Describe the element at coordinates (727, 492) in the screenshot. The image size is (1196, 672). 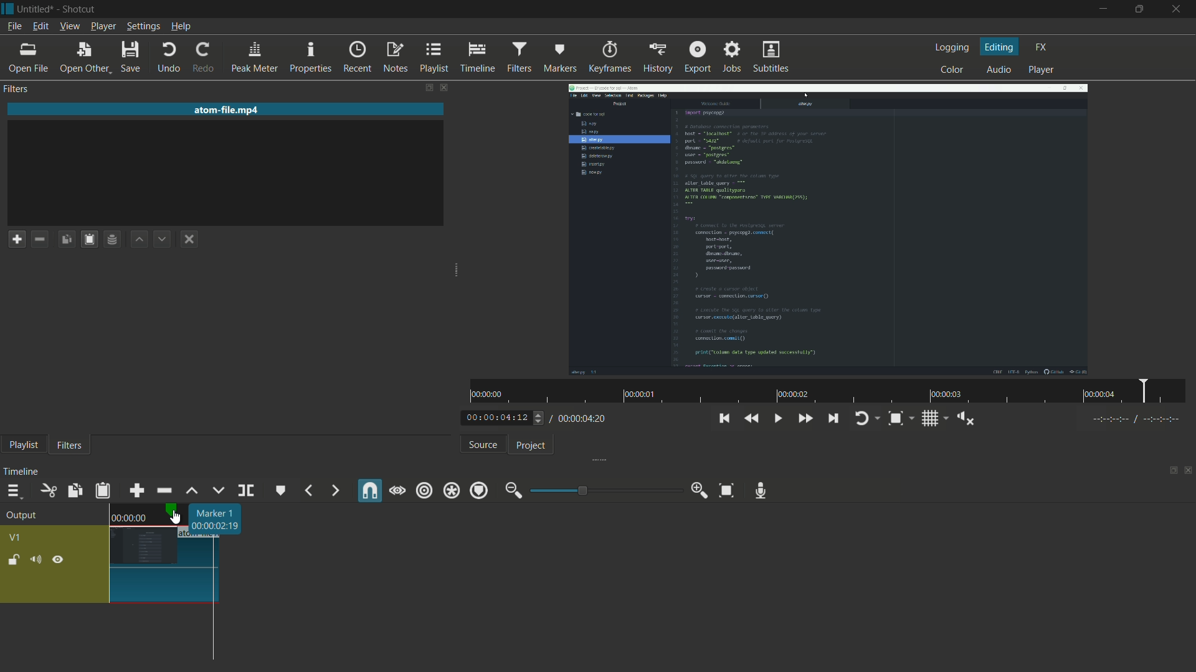
I see `zoom timeline to fit` at that location.